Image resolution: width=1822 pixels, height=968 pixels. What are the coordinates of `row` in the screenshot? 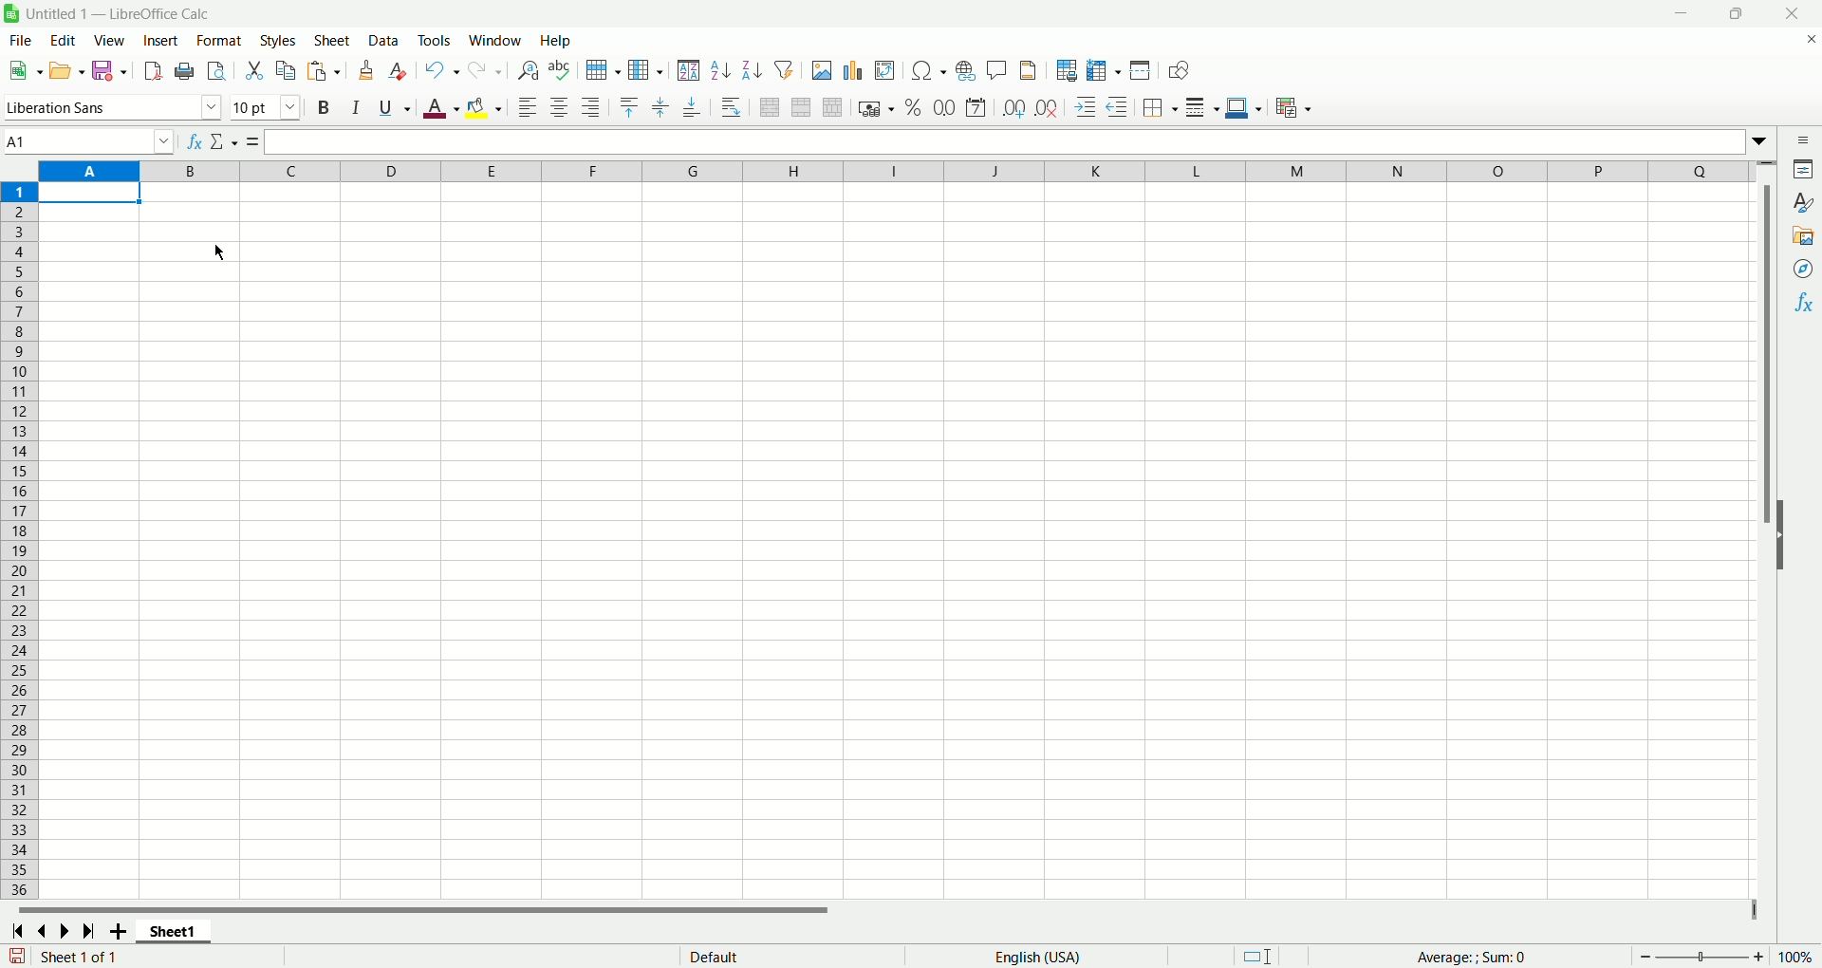 It's located at (601, 69).